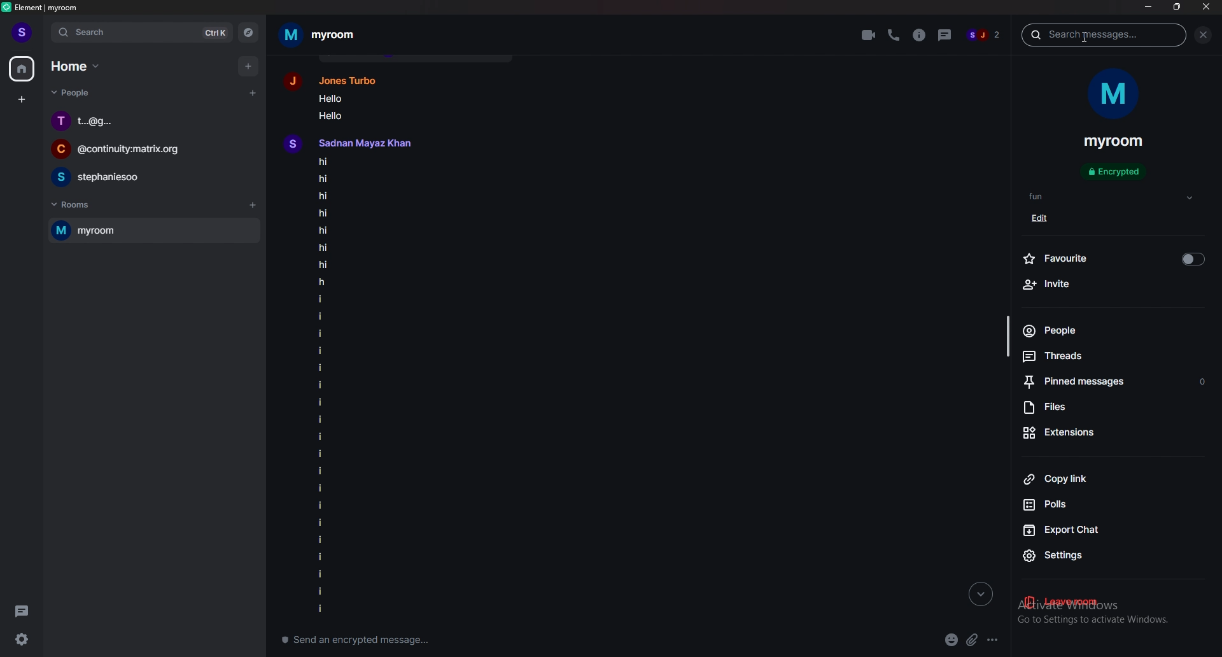  I want to click on search, so click(143, 32).